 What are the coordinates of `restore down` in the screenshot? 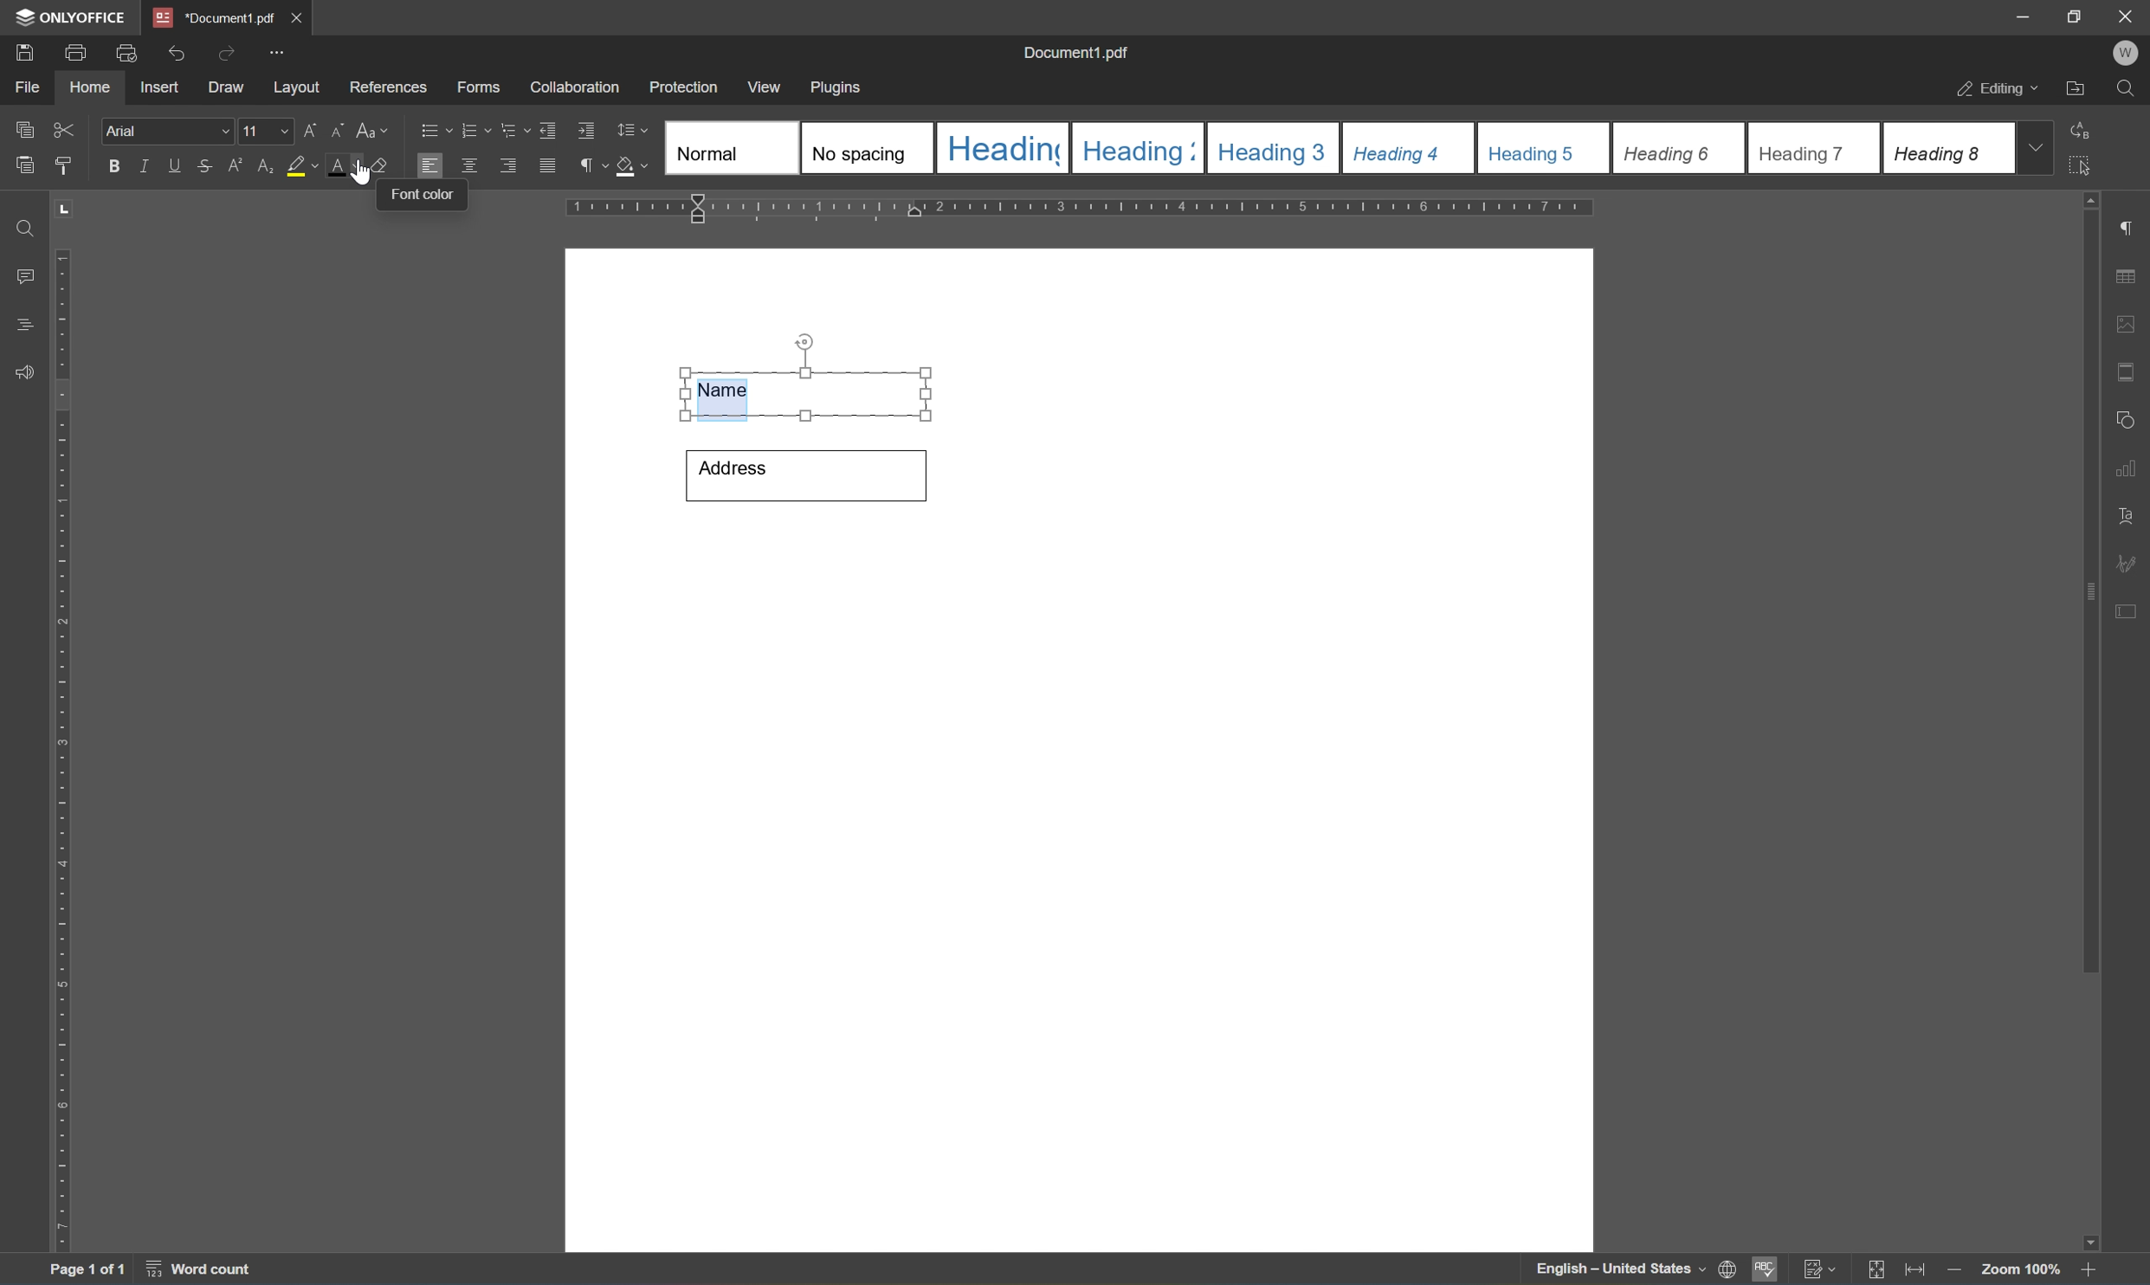 It's located at (2074, 16).